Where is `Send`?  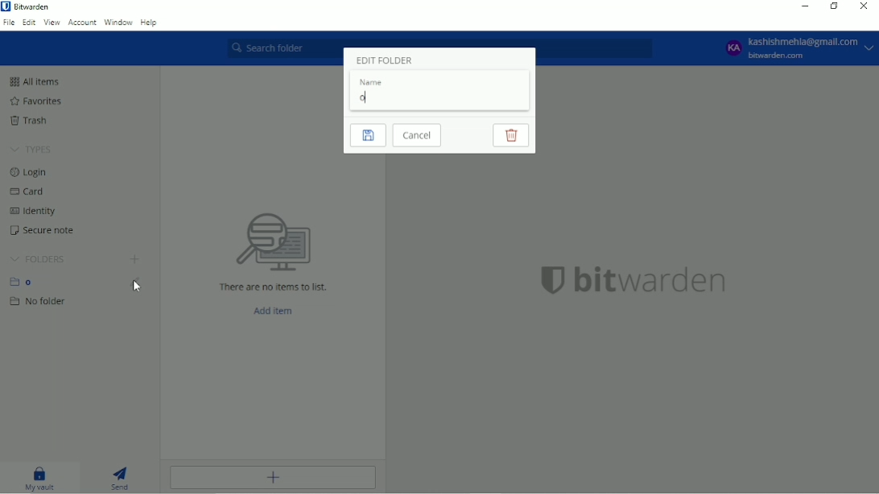
Send is located at coordinates (125, 478).